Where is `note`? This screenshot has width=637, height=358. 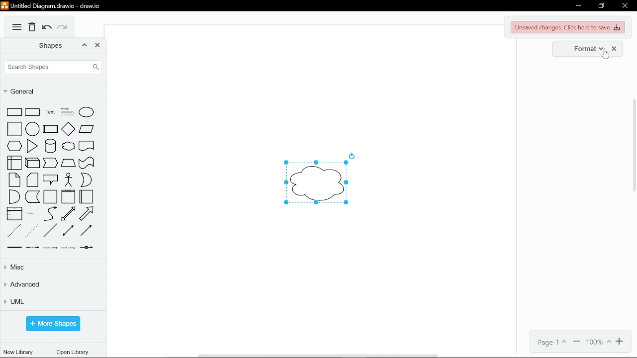
note is located at coordinates (14, 180).